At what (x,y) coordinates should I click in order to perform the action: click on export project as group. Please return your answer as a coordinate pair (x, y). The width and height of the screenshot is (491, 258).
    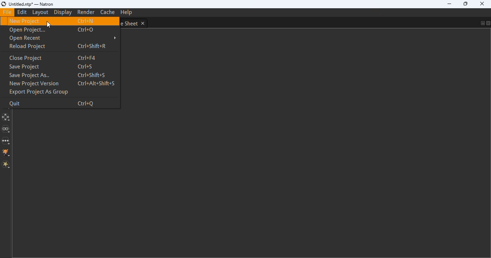
    Looking at the image, I should click on (63, 92).